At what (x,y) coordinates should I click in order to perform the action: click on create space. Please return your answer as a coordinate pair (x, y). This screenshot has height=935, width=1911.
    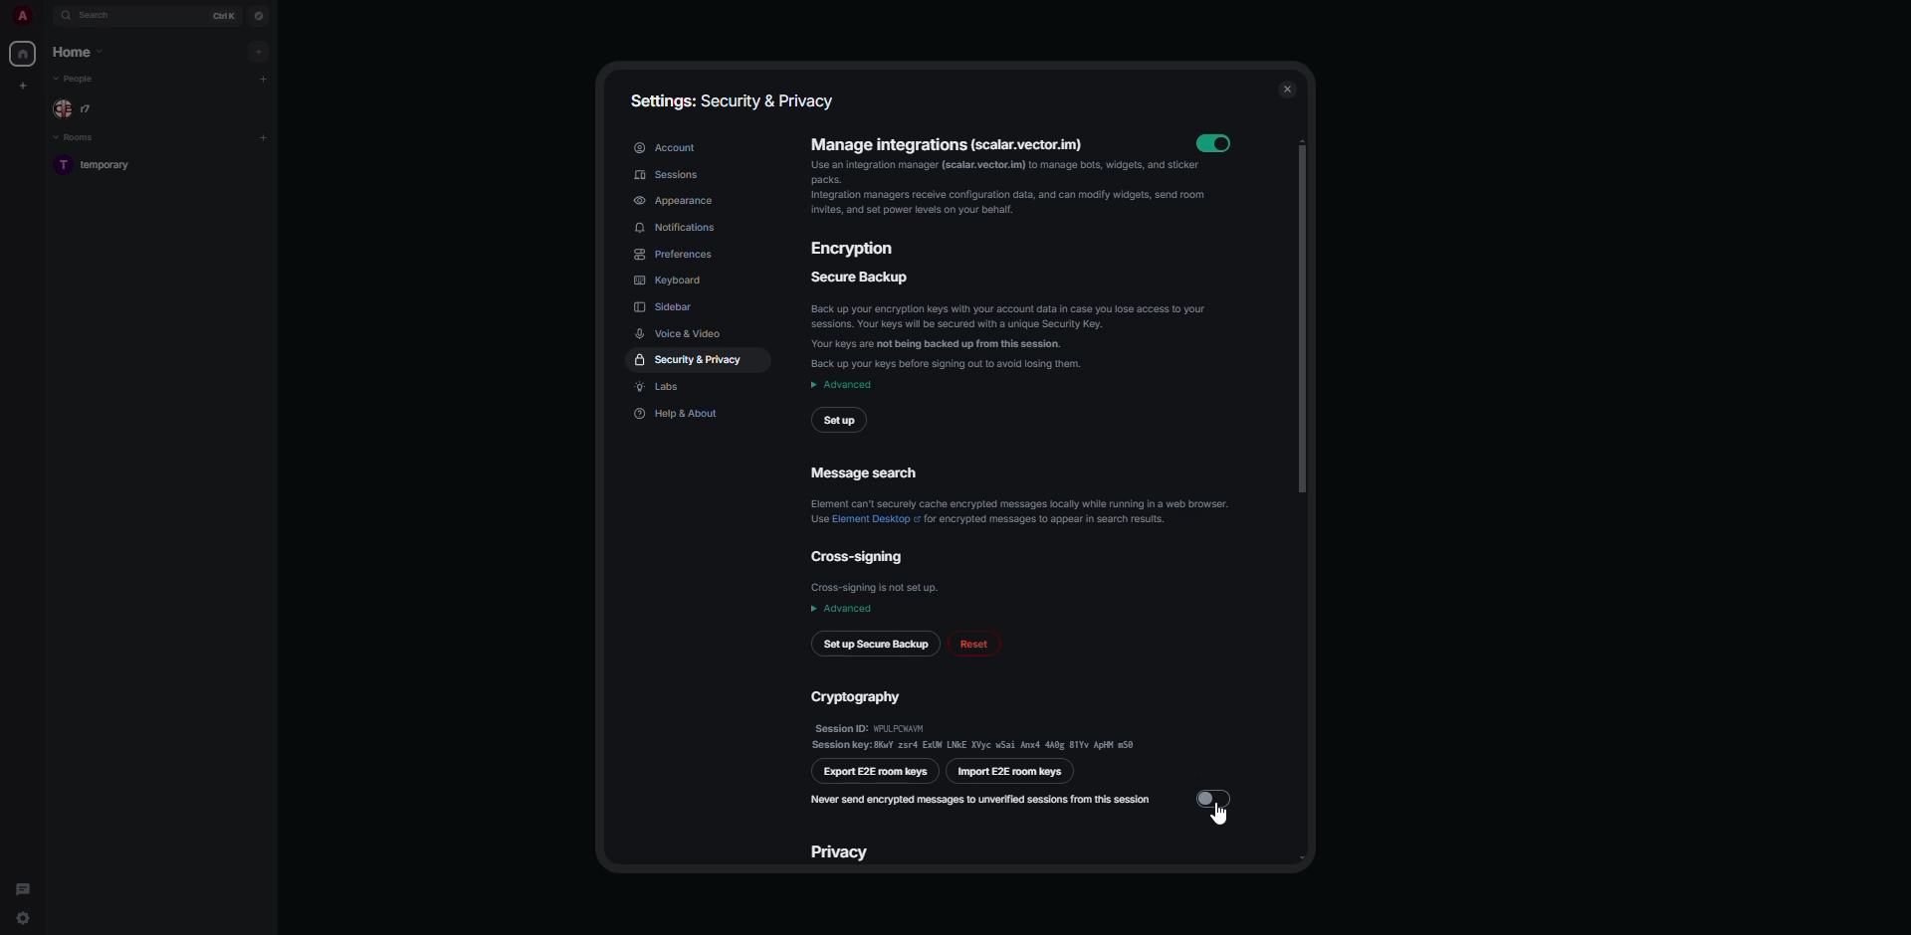
    Looking at the image, I should click on (26, 86).